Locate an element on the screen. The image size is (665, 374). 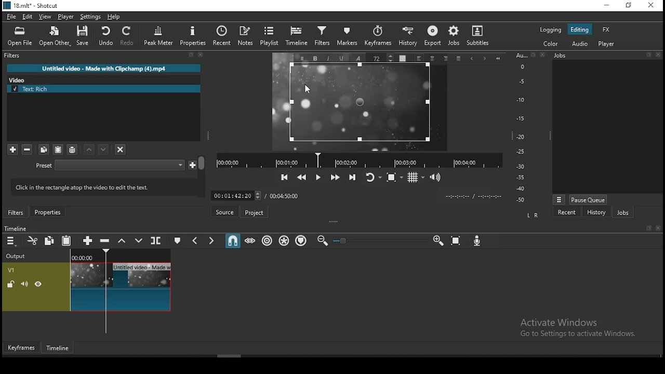
Detach is located at coordinates (648, 55).